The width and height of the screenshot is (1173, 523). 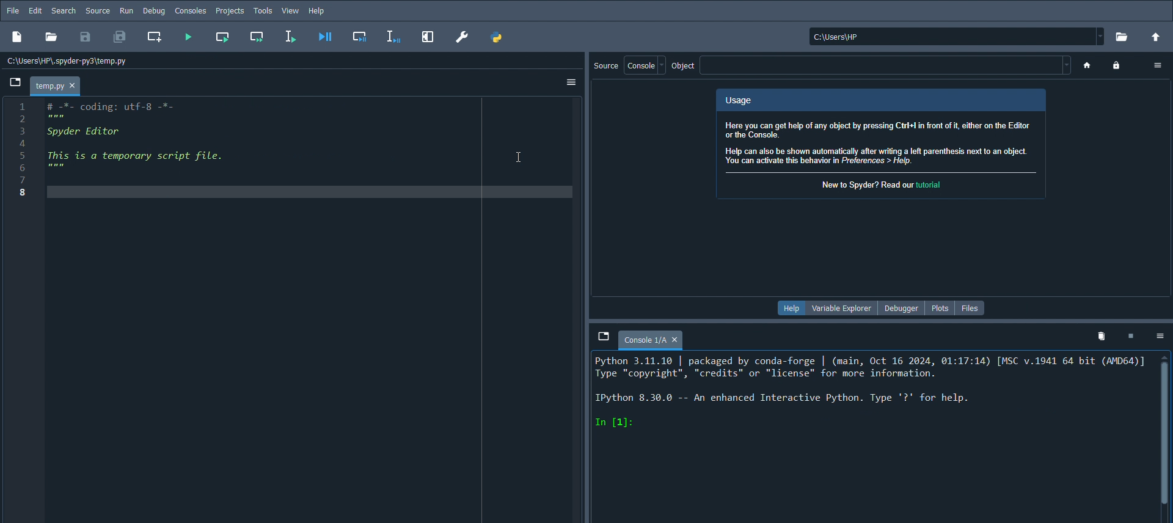 I want to click on consoles, so click(x=190, y=10).